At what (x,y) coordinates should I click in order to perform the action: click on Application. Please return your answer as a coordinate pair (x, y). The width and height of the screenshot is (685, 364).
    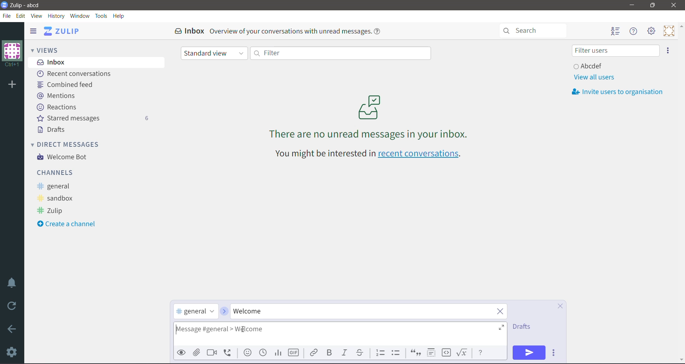
    Looking at the image, I should click on (64, 31).